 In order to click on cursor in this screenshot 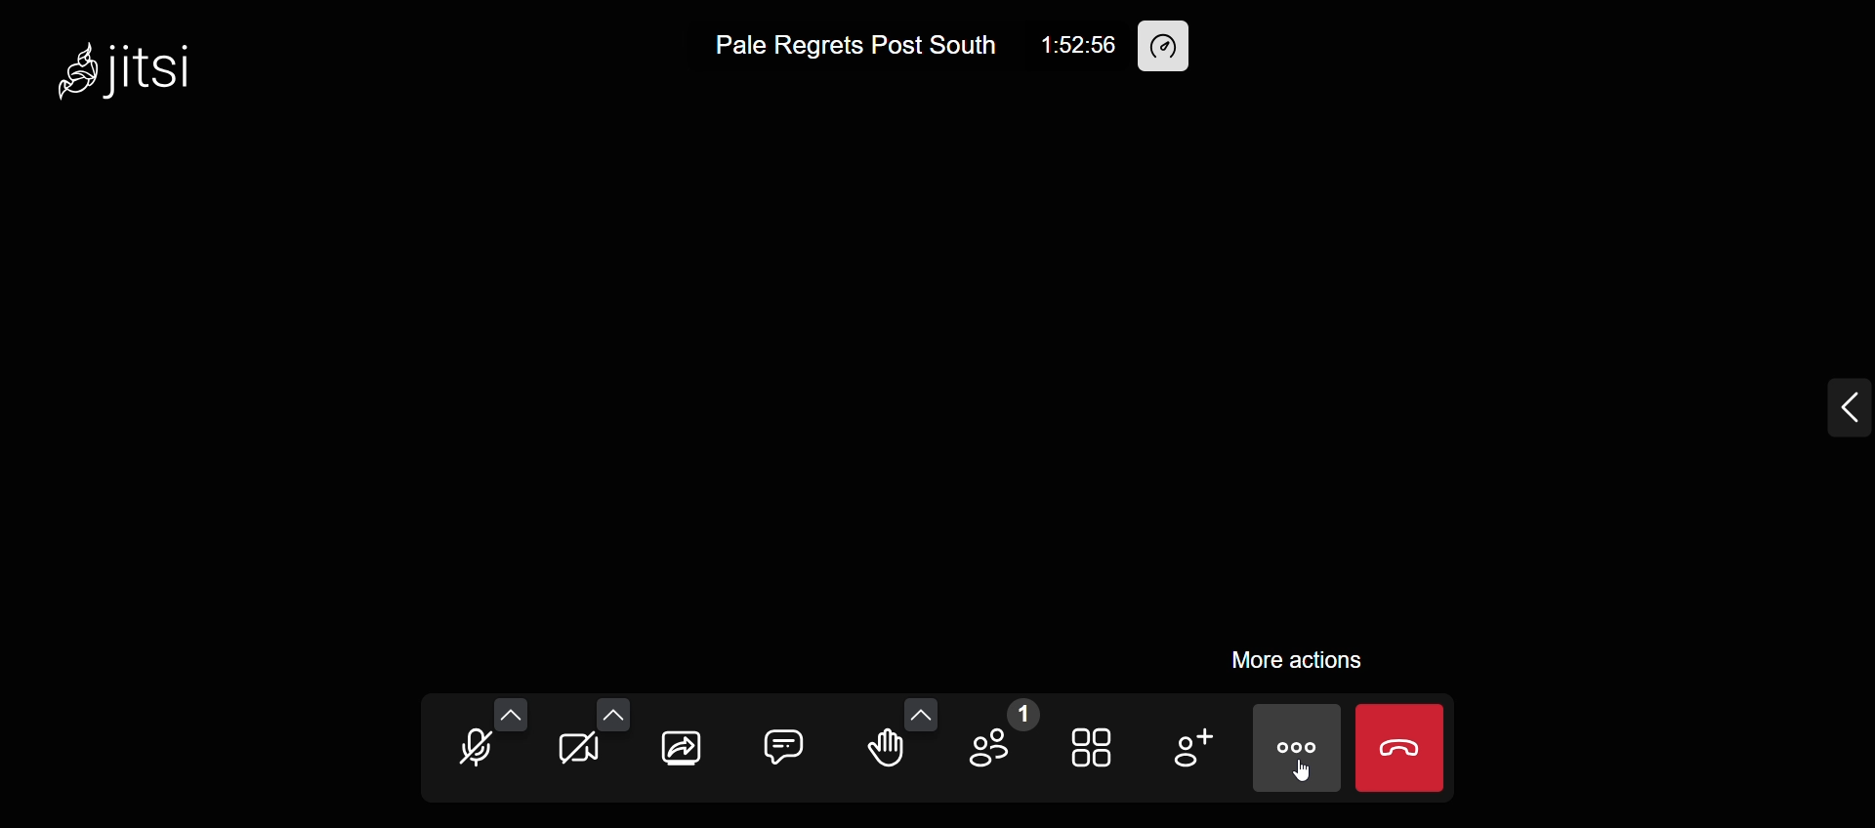, I will do `click(1324, 782)`.